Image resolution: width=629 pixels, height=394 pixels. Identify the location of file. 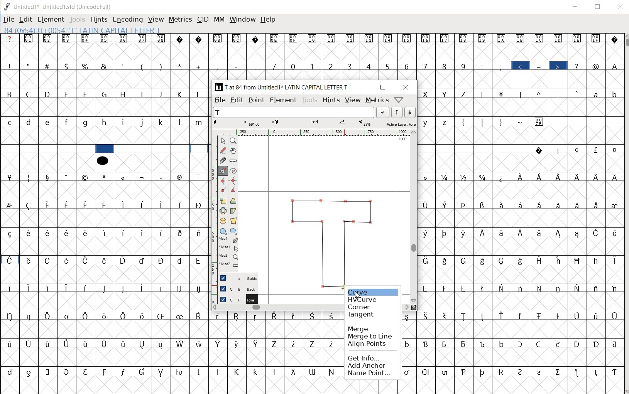
(220, 100).